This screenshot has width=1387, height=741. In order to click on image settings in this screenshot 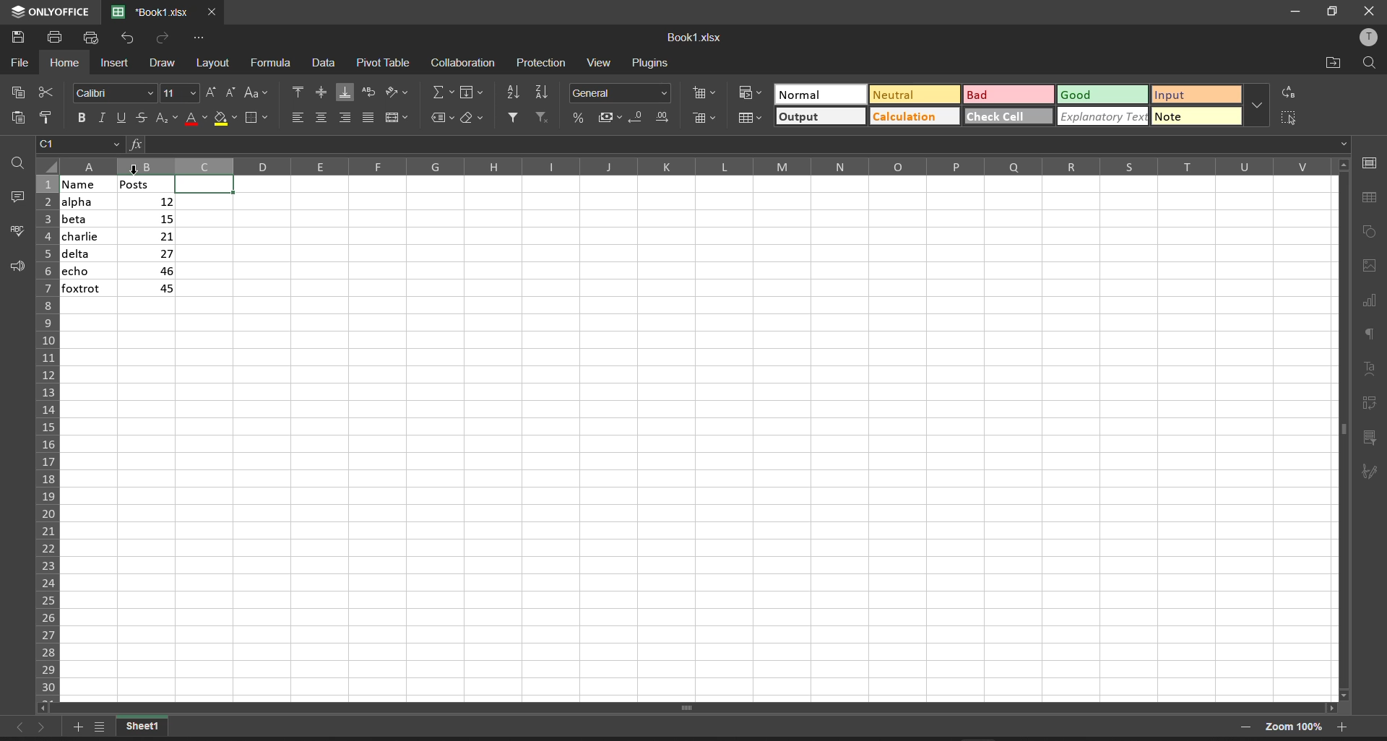, I will do `click(1374, 266)`.